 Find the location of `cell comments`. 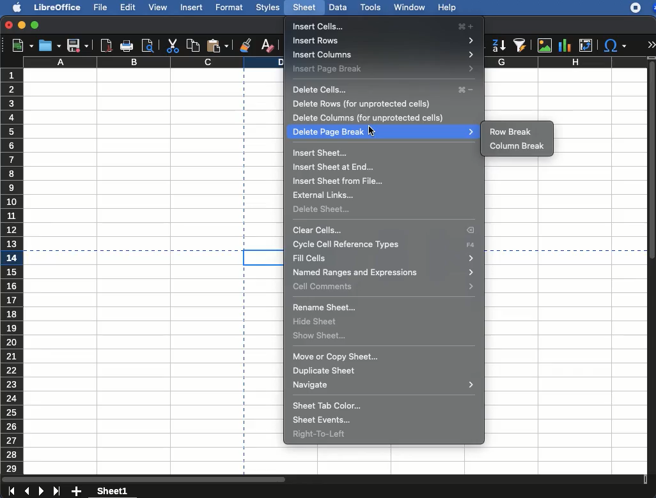

cell comments is located at coordinates (386, 286).